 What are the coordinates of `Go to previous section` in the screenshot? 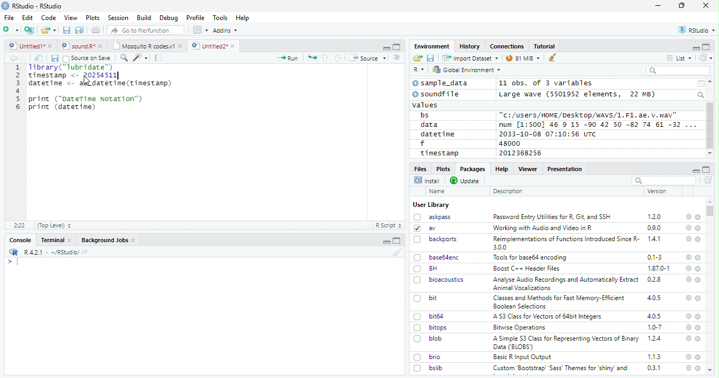 It's located at (326, 58).